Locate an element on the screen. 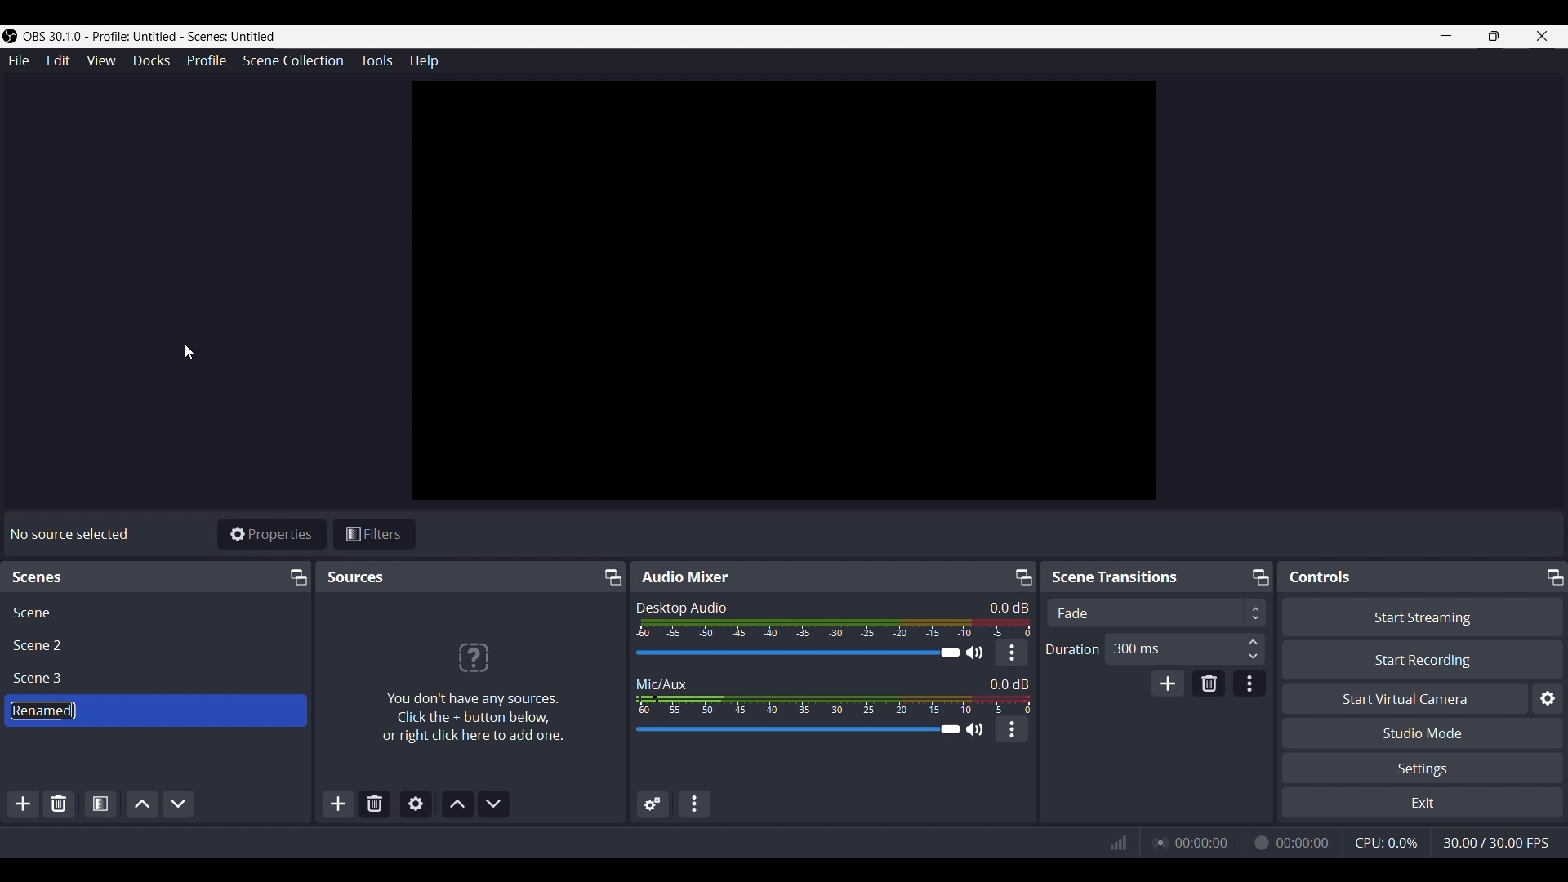  Start Virtual Camera is located at coordinates (1404, 699).